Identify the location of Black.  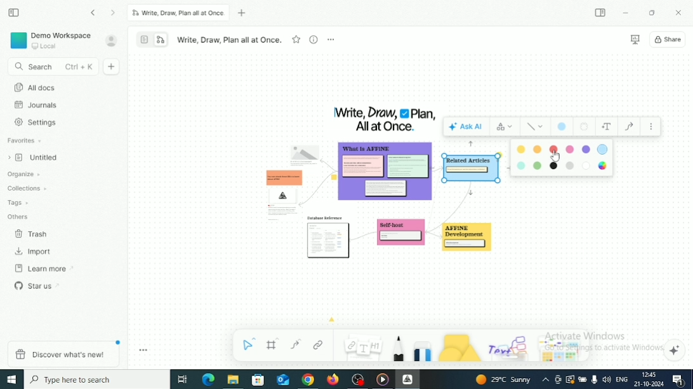
(553, 167).